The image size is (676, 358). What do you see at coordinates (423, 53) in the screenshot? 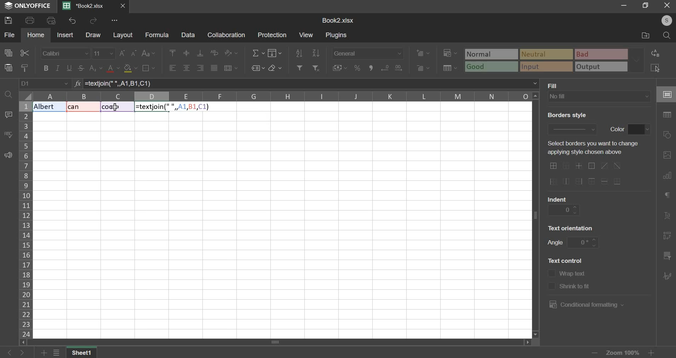
I see `add cells` at bounding box center [423, 53].